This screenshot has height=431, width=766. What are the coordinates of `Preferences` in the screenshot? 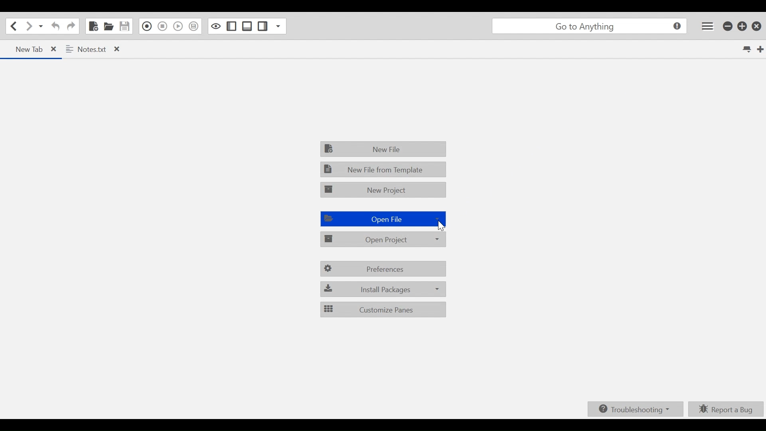 It's located at (383, 269).